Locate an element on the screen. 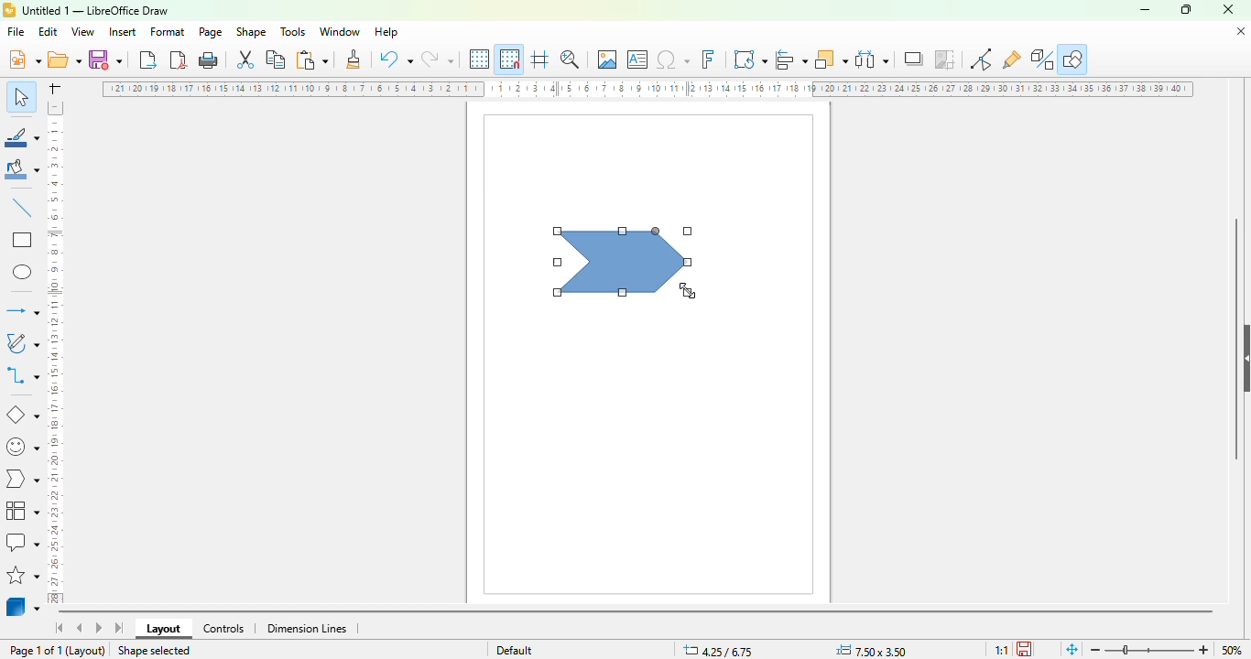  cut is located at coordinates (245, 59).